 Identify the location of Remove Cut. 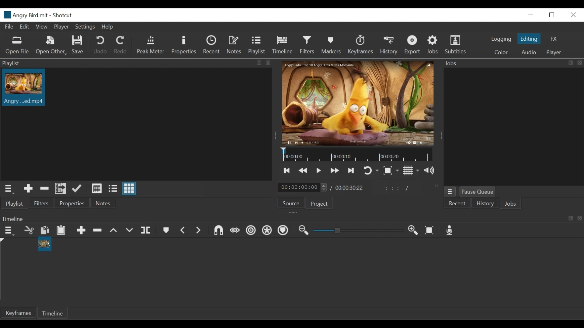
(44, 188).